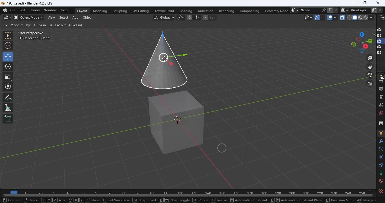 Image resolution: width=385 pixels, height=203 pixels. What do you see at coordinates (50, 10) in the screenshot?
I see `Window` at bounding box center [50, 10].